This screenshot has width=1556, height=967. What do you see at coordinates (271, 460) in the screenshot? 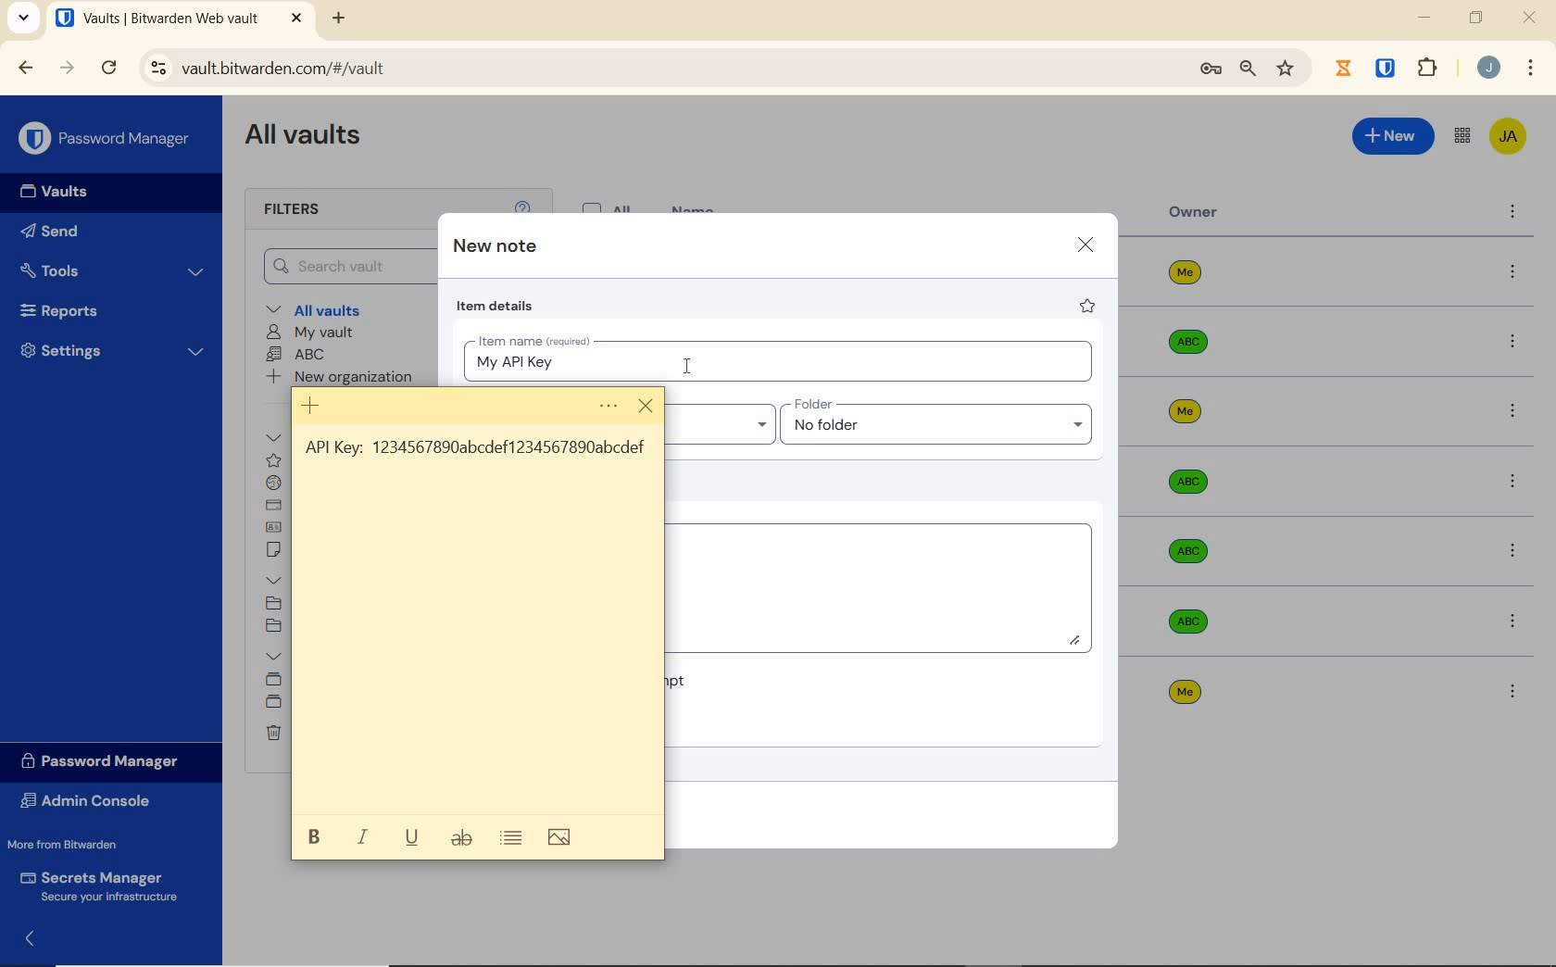
I see `favorites` at bounding box center [271, 460].